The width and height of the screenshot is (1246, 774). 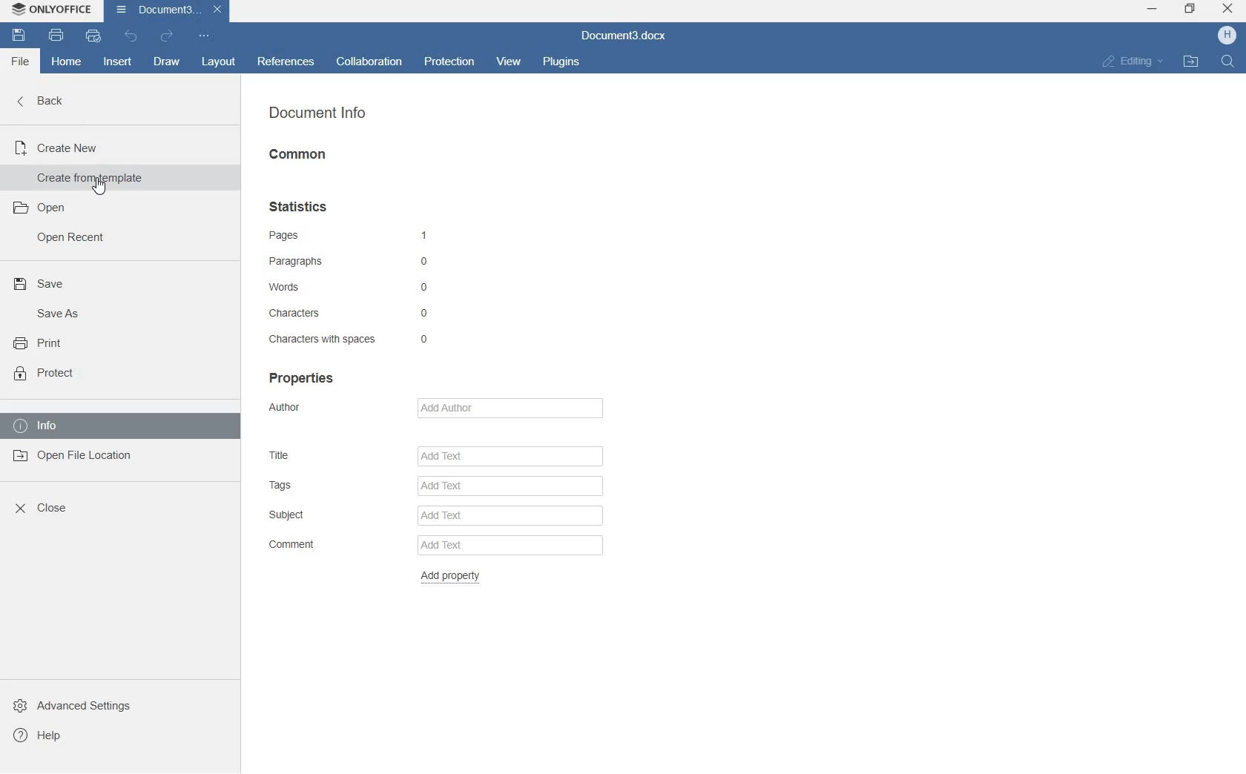 What do you see at coordinates (1136, 63) in the screenshot?
I see `editing` at bounding box center [1136, 63].